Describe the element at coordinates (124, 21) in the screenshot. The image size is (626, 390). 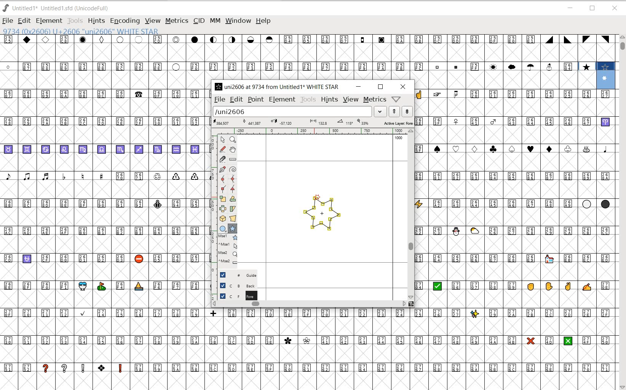
I see `ENCODING` at that location.